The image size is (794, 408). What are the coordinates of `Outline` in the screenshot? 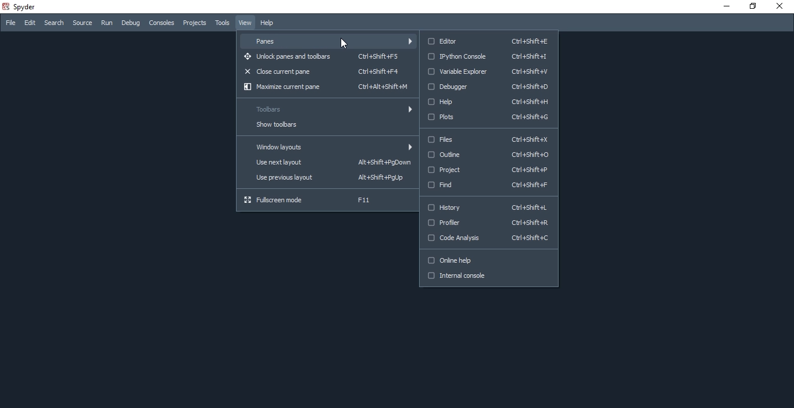 It's located at (491, 153).